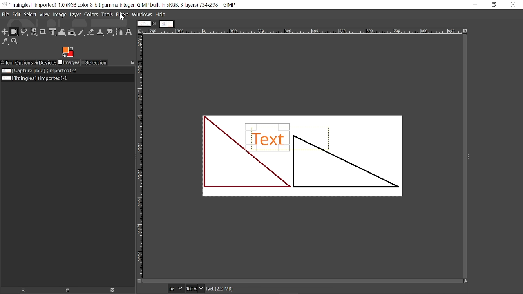 The width and height of the screenshot is (523, 294). What do you see at coordinates (110, 33) in the screenshot?
I see `Smudge tool` at bounding box center [110, 33].